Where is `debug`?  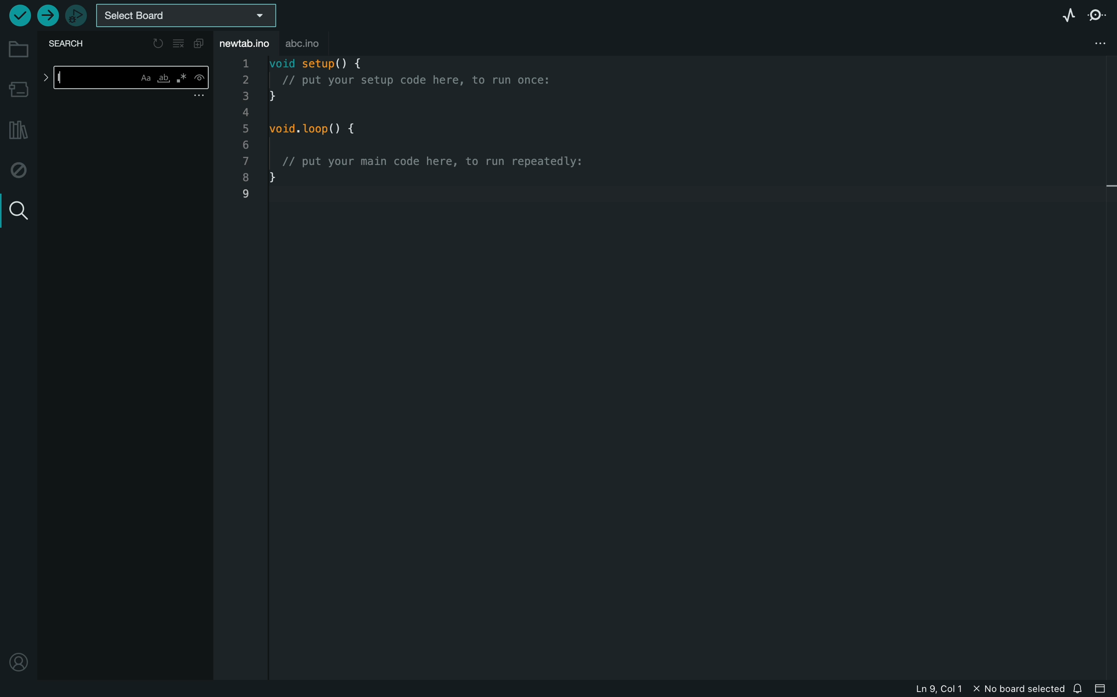
debug is located at coordinates (17, 171).